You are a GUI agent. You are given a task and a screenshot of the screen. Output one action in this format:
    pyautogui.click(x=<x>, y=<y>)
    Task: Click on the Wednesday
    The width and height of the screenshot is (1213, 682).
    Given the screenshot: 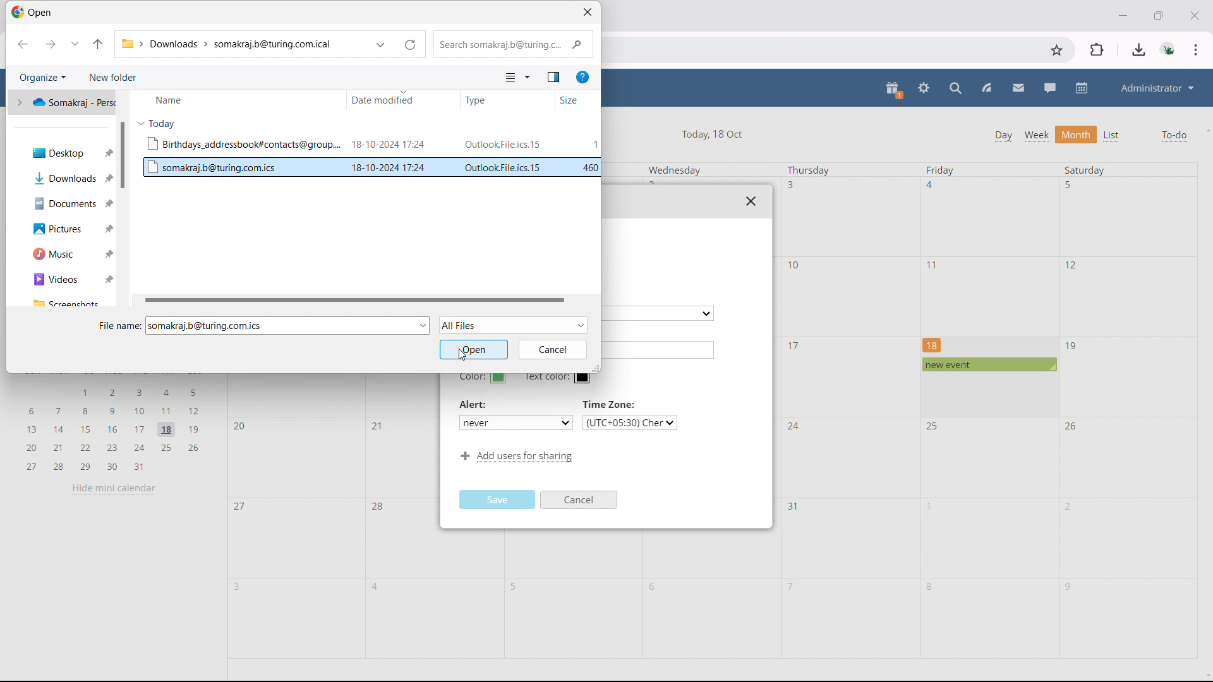 What is the action you would take?
    pyautogui.click(x=675, y=170)
    